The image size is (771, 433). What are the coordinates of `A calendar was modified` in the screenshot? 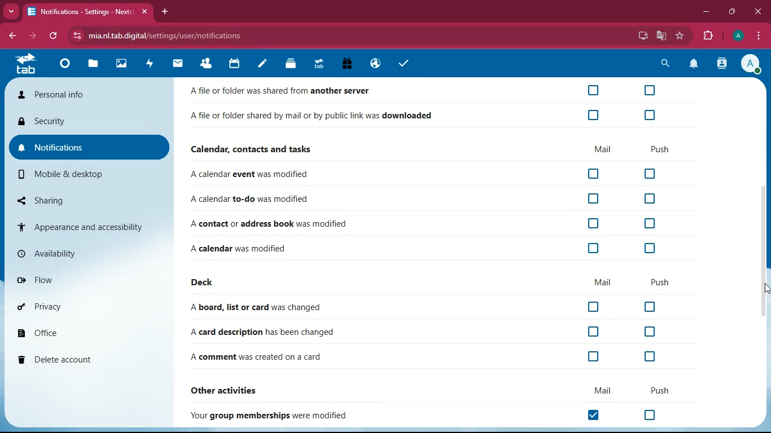 It's located at (251, 247).